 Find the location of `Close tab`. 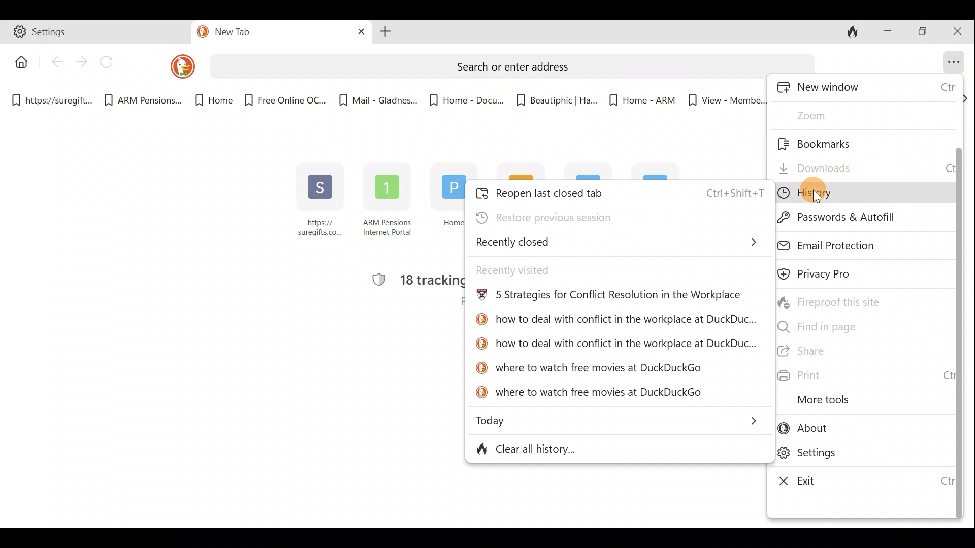

Close tab is located at coordinates (357, 32).